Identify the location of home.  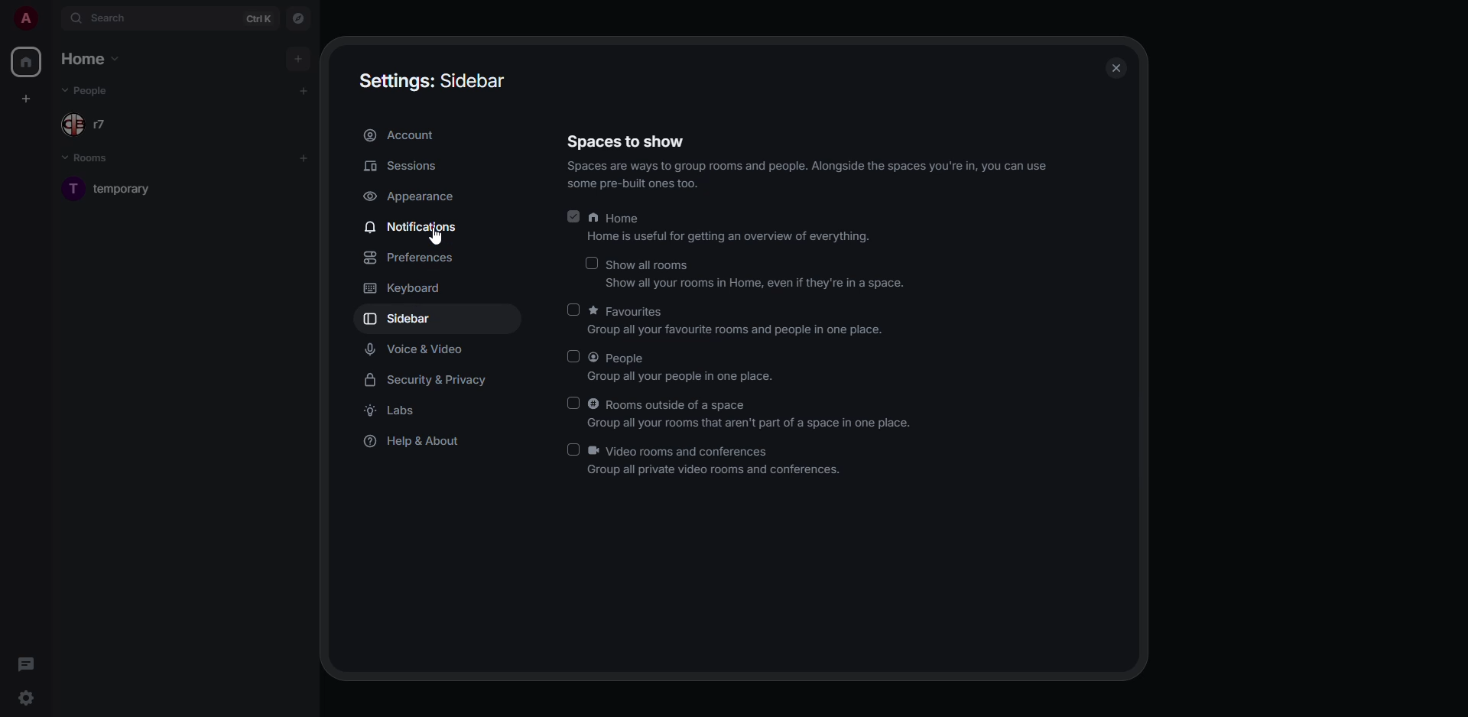
(26, 63).